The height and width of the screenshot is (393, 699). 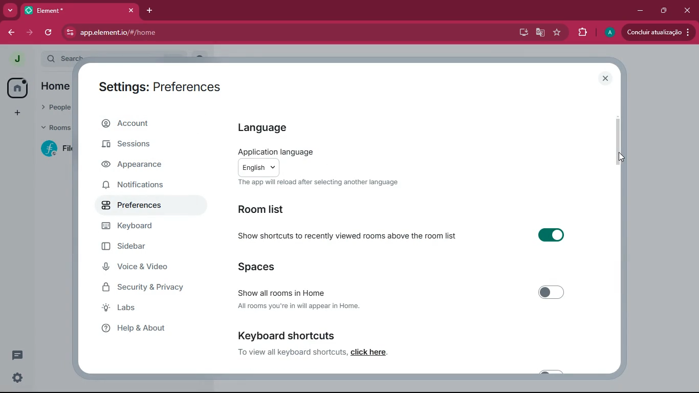 What do you see at coordinates (293, 352) in the screenshot?
I see `to view all keyboard shortcuts,` at bounding box center [293, 352].